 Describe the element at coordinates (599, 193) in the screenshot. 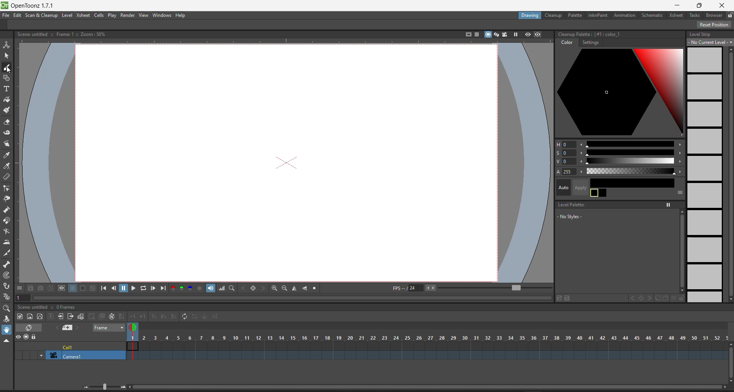

I see `primary and secondary color` at that location.